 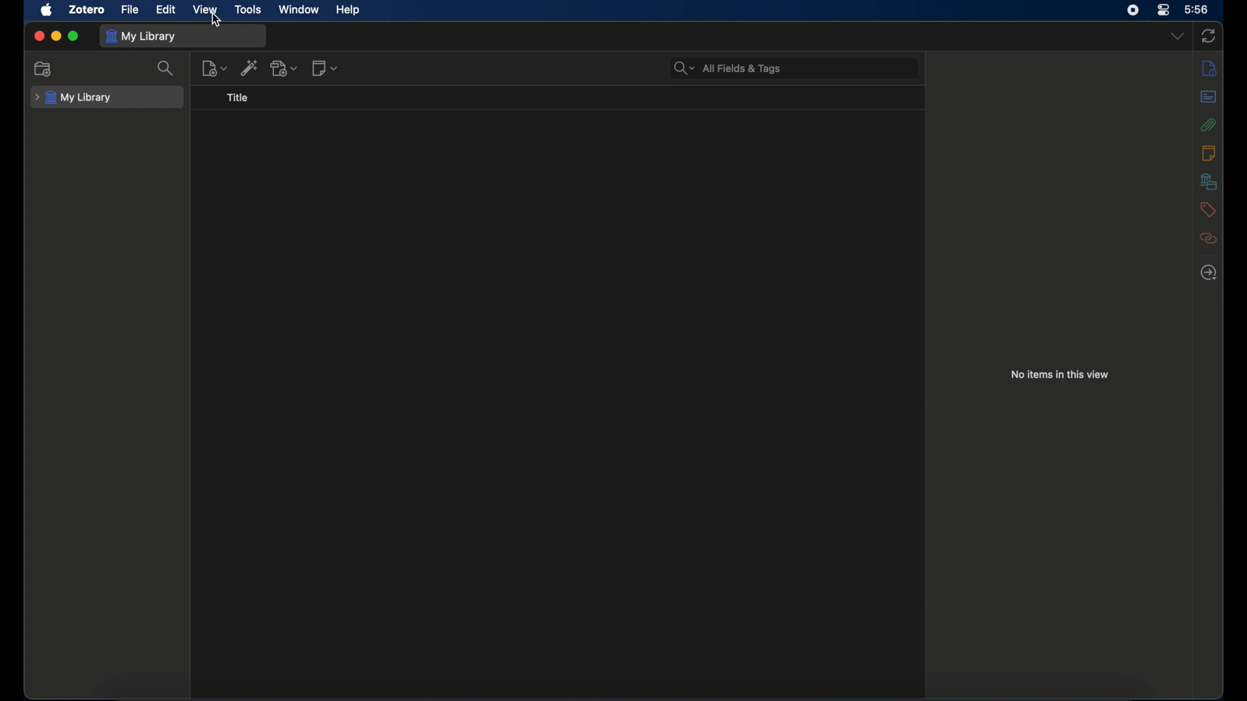 I want to click on no item in this view, so click(x=1060, y=374).